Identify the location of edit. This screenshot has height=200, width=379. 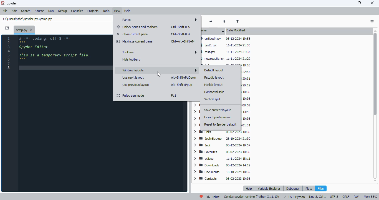
(14, 11).